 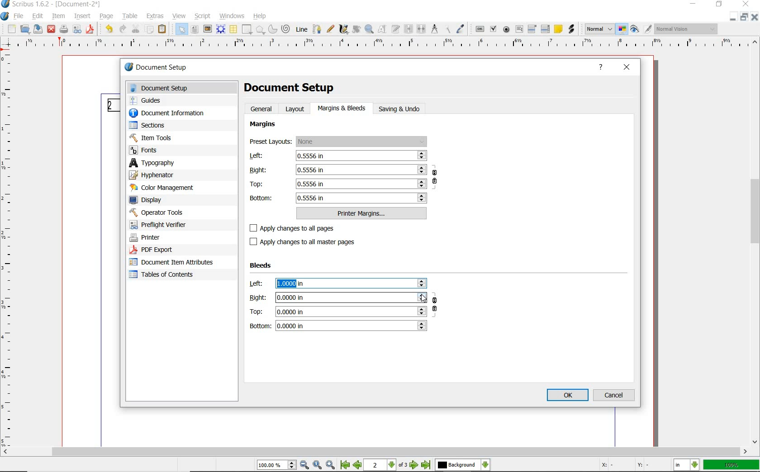 What do you see at coordinates (628, 66) in the screenshot?
I see `close` at bounding box center [628, 66].